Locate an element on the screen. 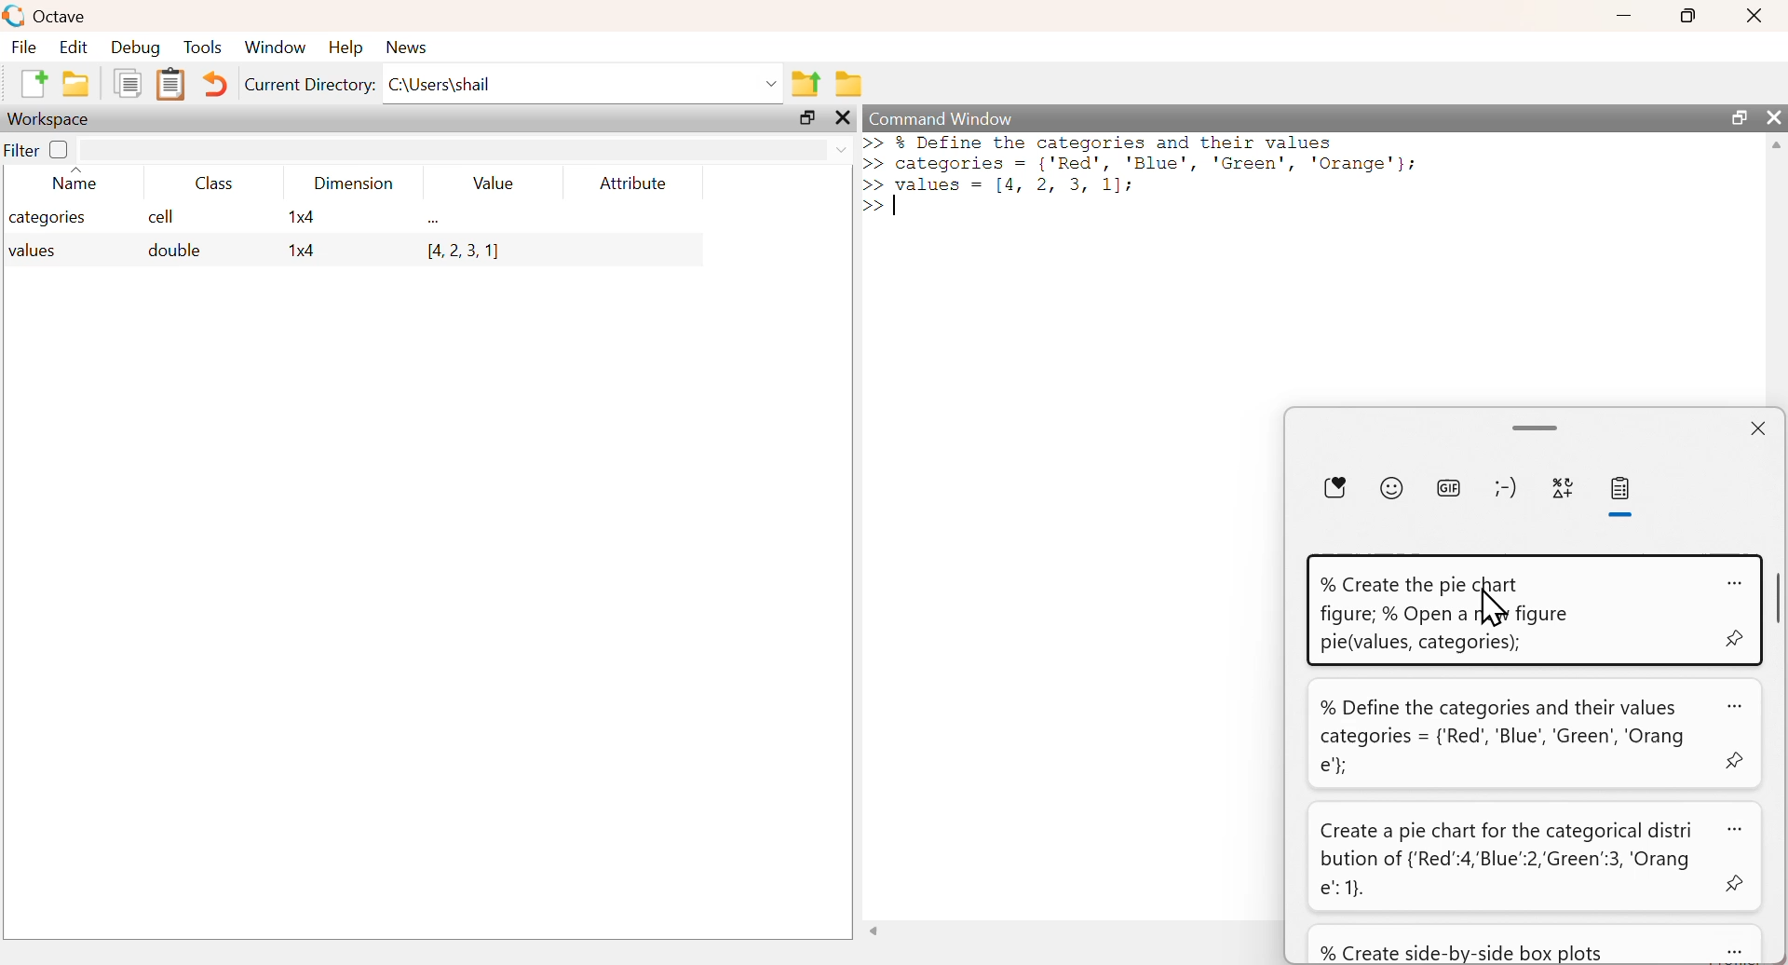 This screenshot has width=1788, height=965. Folder is located at coordinates (847, 85).